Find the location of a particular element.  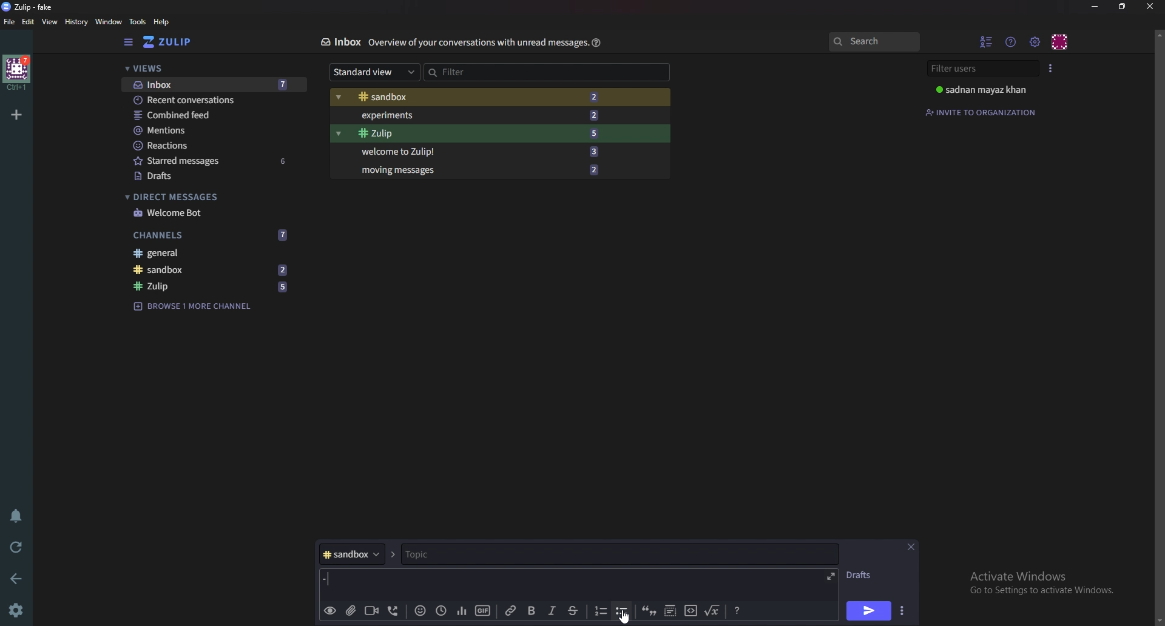

title is located at coordinates (33, 7).